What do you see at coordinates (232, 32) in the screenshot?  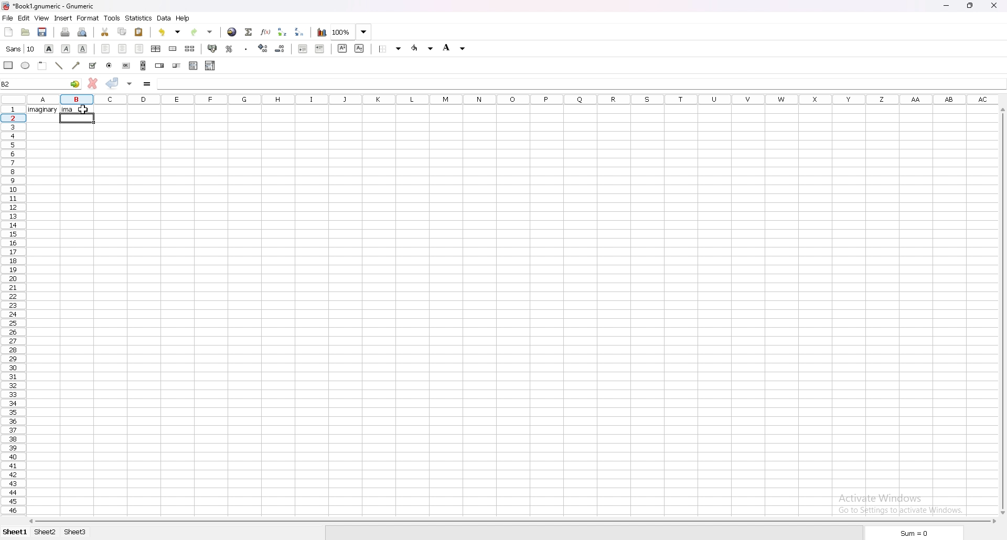 I see `hyperlink` at bounding box center [232, 32].